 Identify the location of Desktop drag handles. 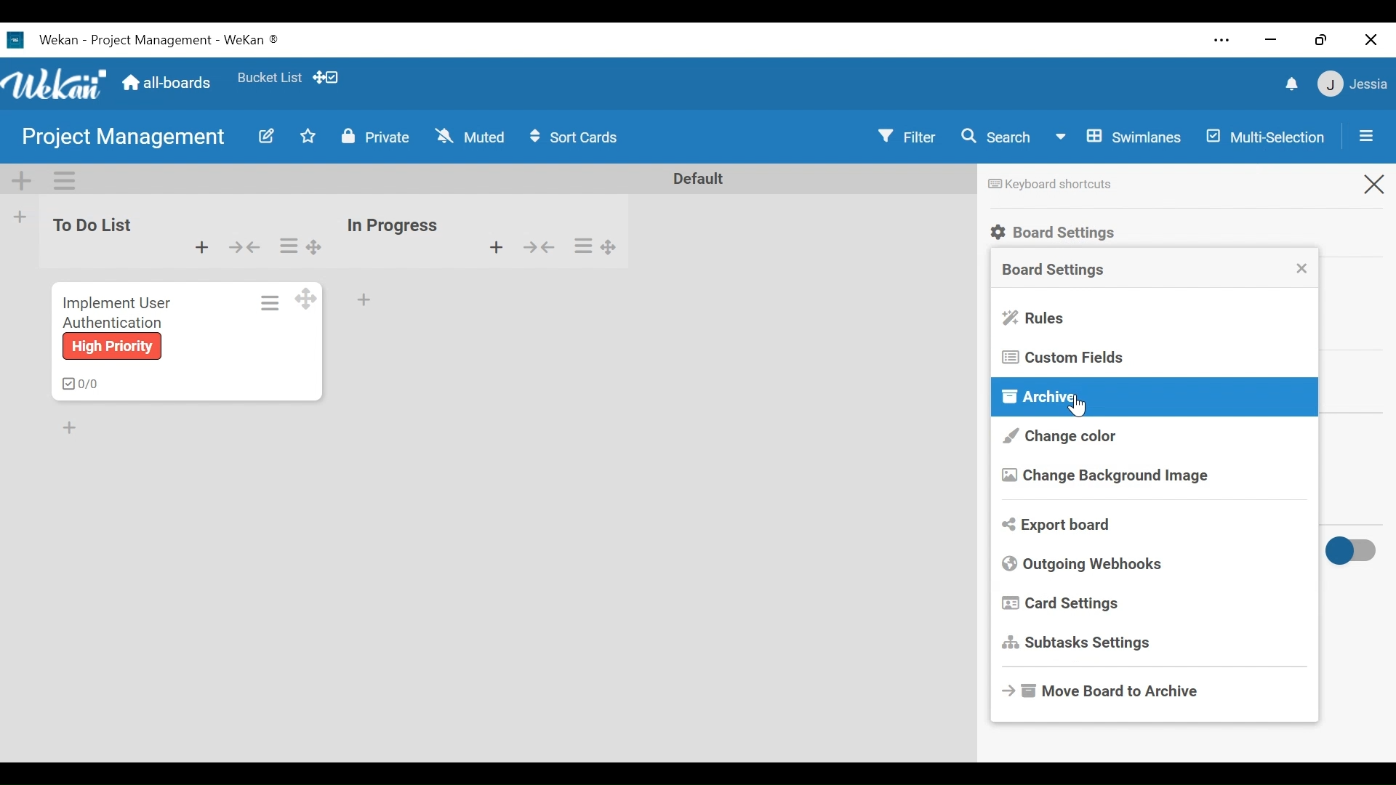
(609, 248).